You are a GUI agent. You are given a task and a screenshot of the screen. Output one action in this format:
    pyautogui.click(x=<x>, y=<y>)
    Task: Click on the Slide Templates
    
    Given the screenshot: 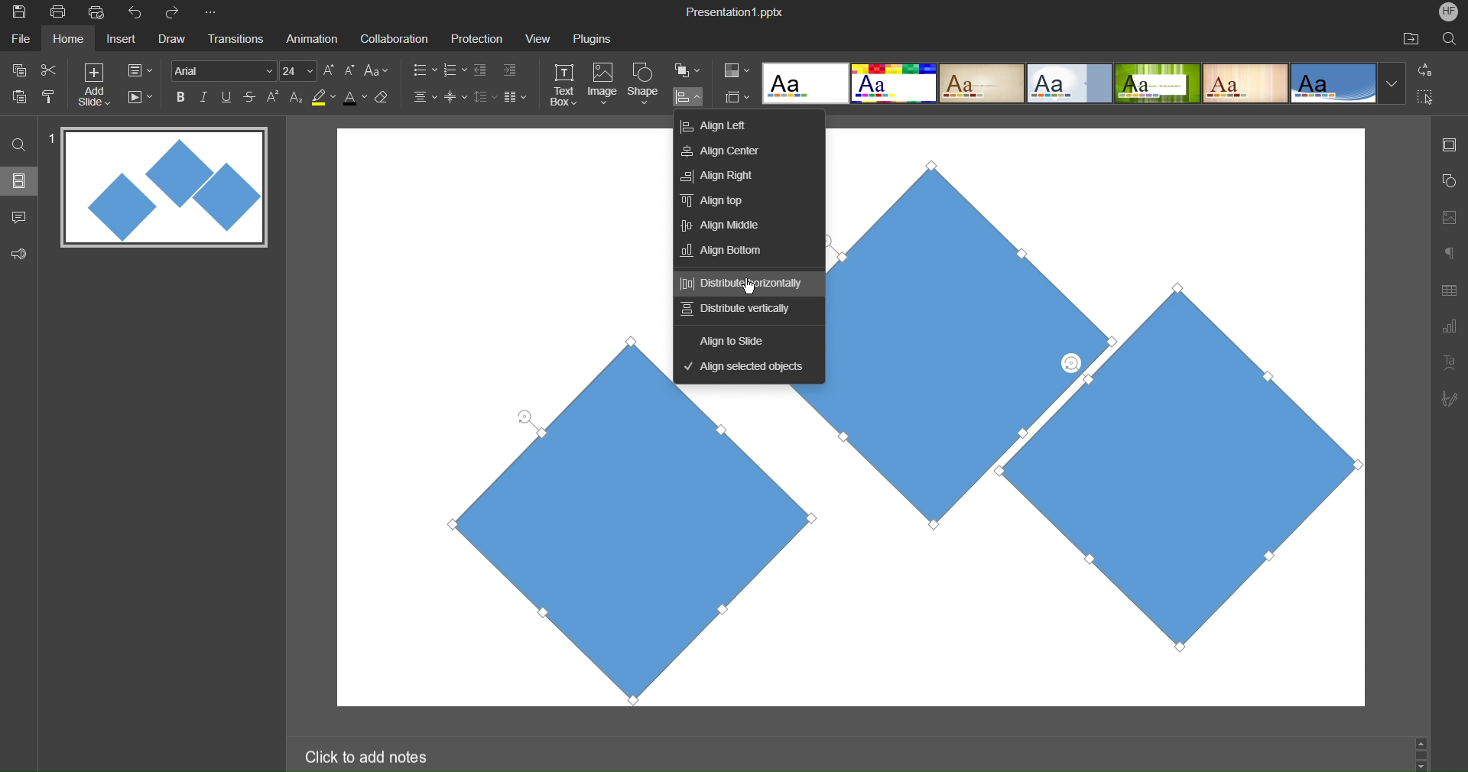 What is the action you would take?
    pyautogui.click(x=1084, y=82)
    